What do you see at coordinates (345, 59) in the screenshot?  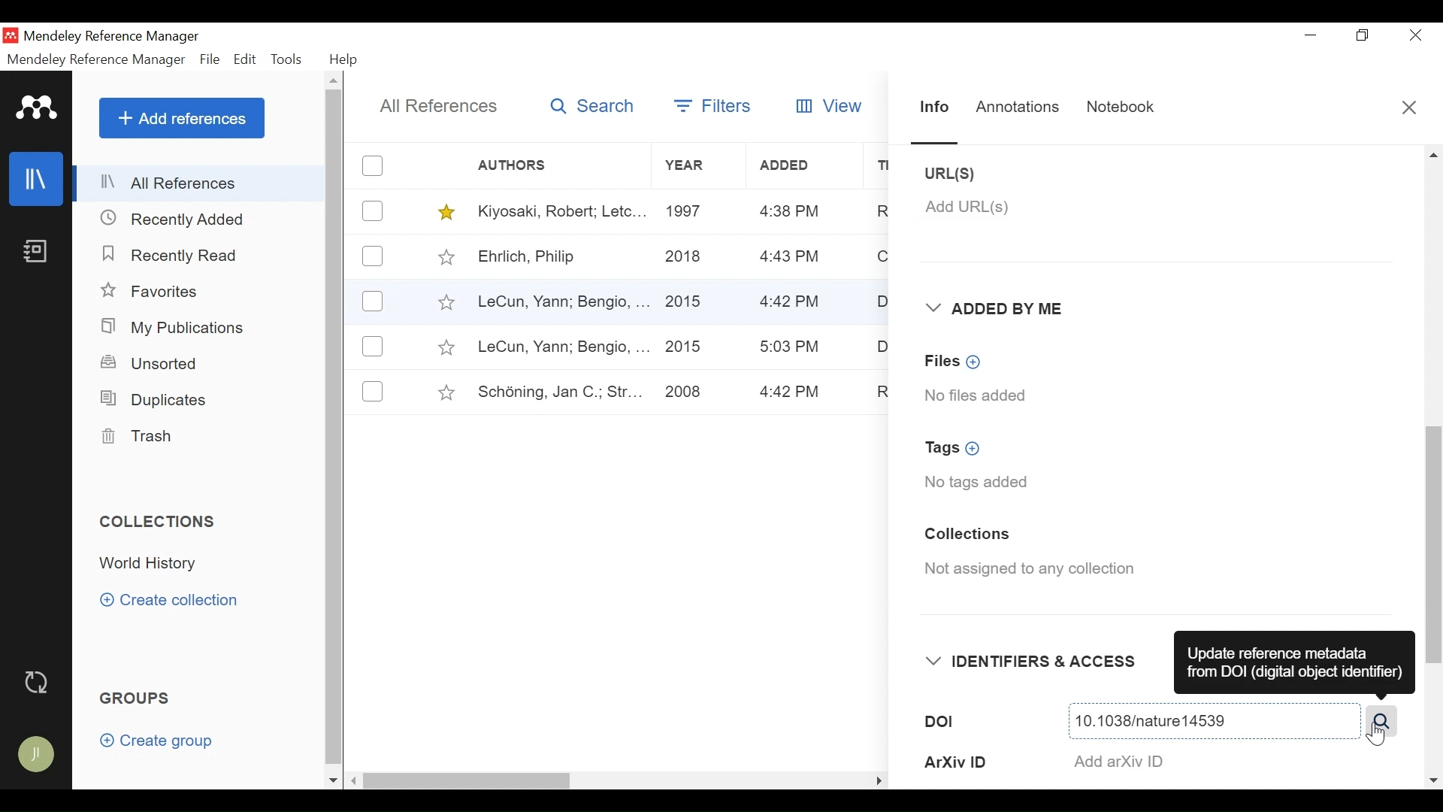 I see `Help` at bounding box center [345, 59].